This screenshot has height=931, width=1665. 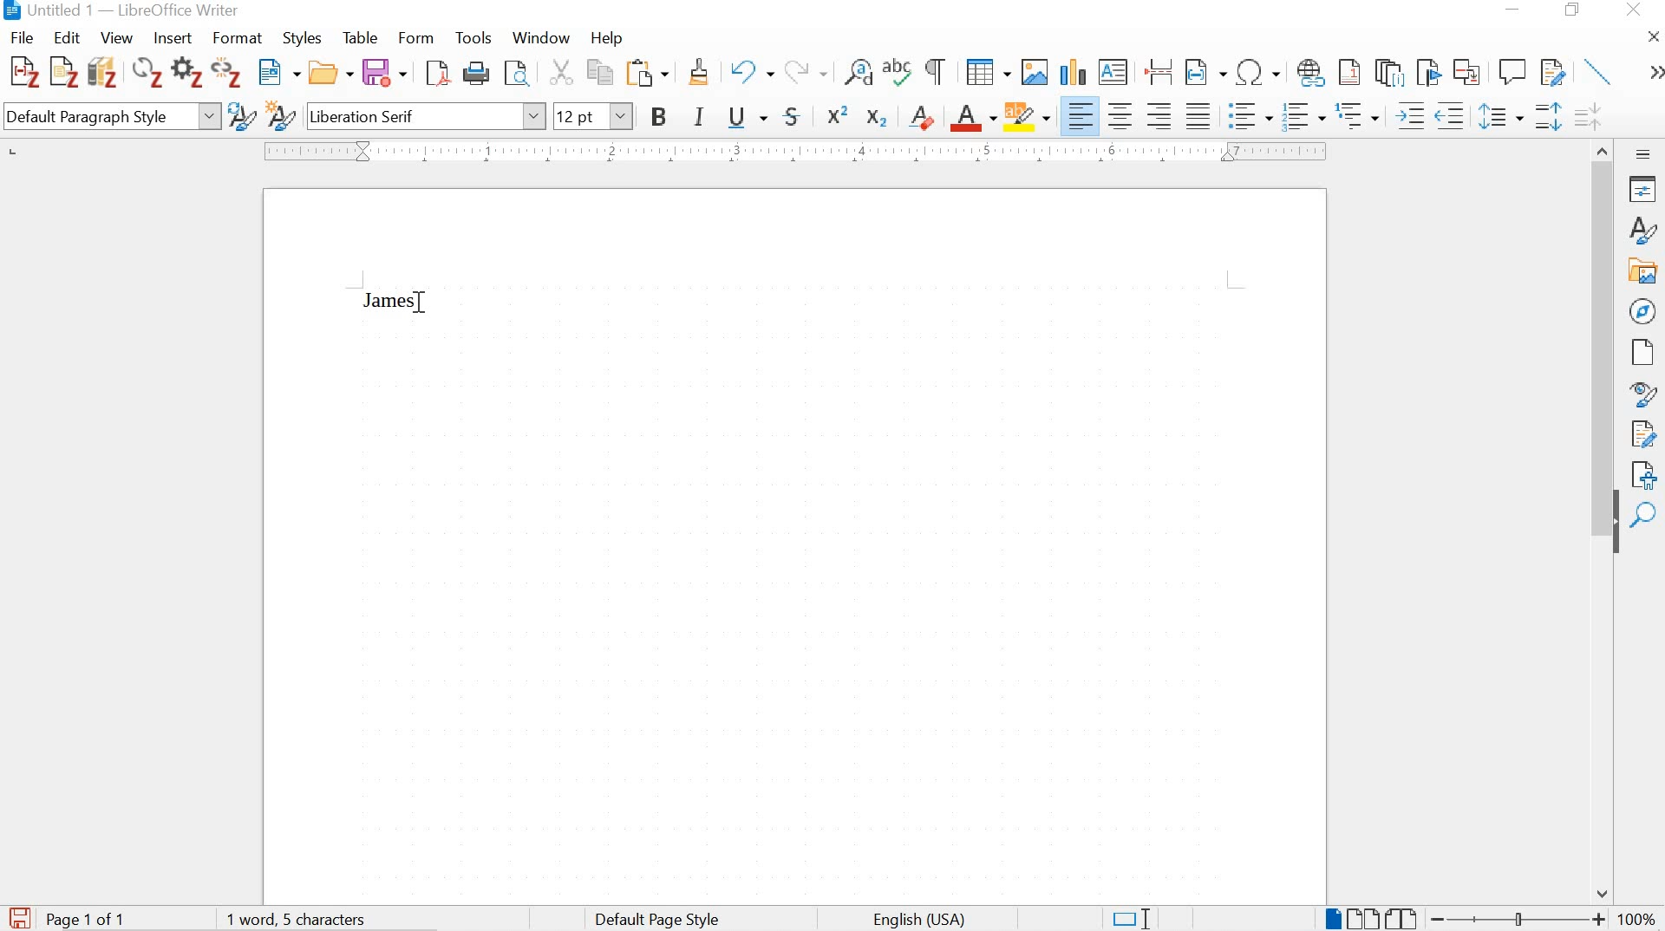 What do you see at coordinates (1130, 917) in the screenshot?
I see `standard selection` at bounding box center [1130, 917].